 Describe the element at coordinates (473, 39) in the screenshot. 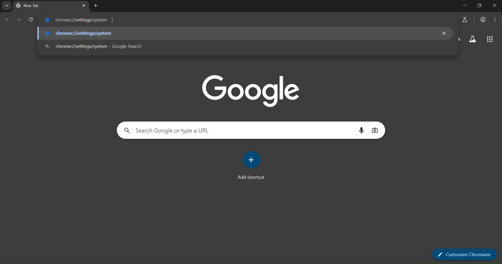

I see `search labs` at that location.